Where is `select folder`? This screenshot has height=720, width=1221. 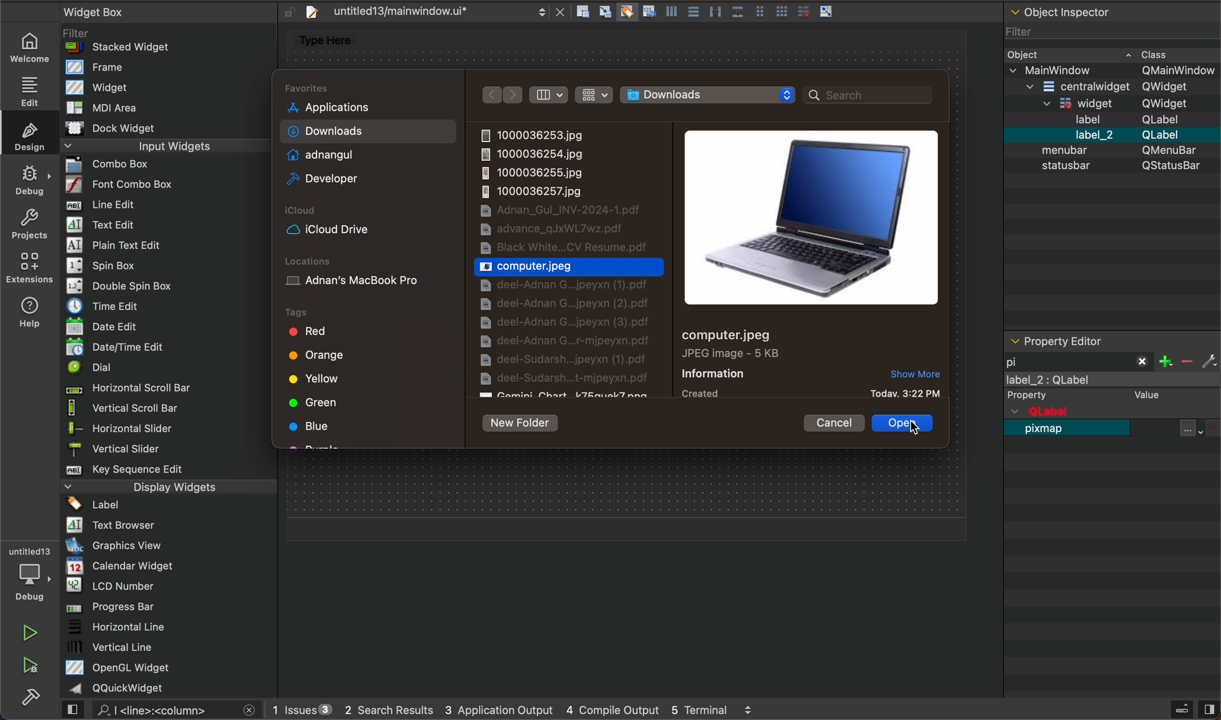 select folder is located at coordinates (713, 94).